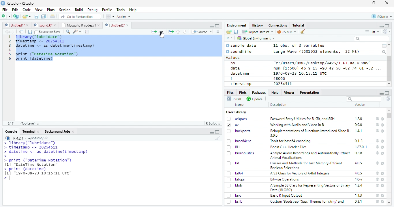  Describe the element at coordinates (28, 138) in the screenshot. I see `R 4.2.1 - ~/RStudio/` at that location.